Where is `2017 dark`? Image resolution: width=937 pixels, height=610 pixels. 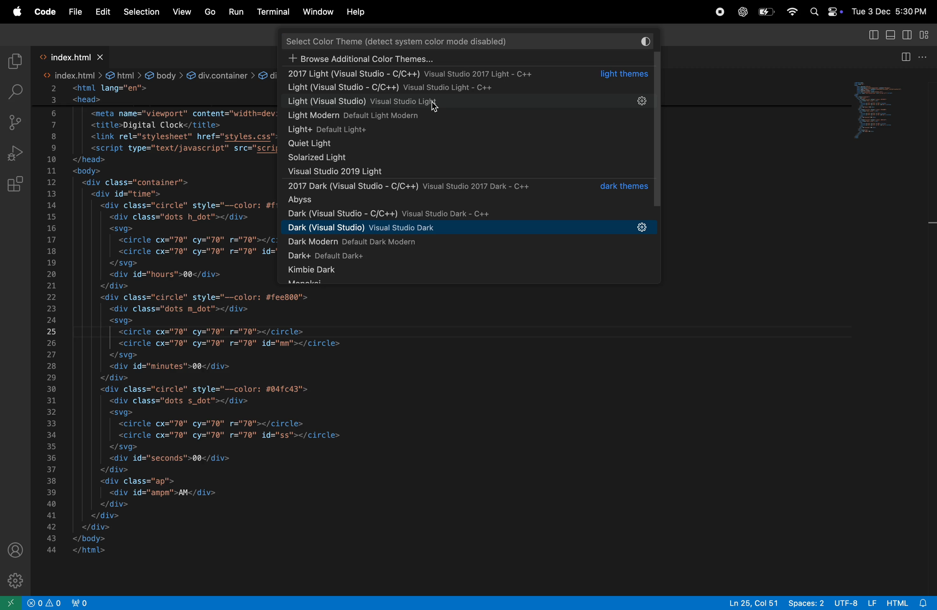
2017 dark is located at coordinates (471, 187).